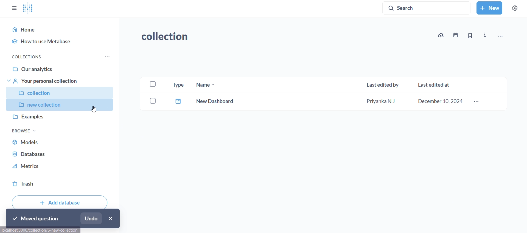 This screenshot has height=233, width=527. I want to click on last edited at, so click(435, 84).